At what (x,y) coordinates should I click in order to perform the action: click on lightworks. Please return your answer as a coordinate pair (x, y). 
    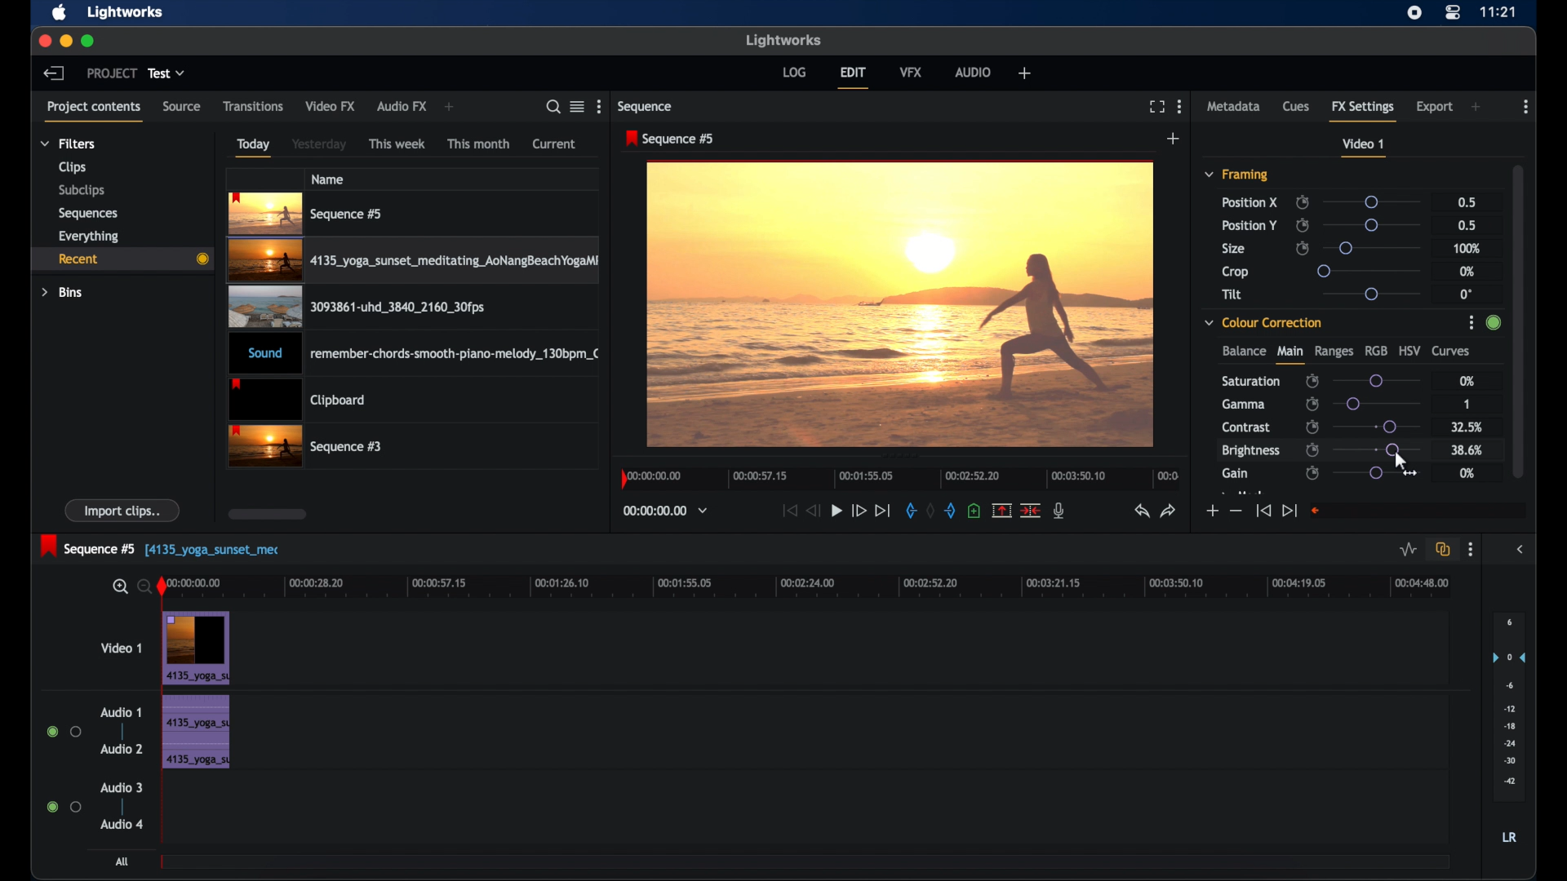
    Looking at the image, I should click on (126, 11).